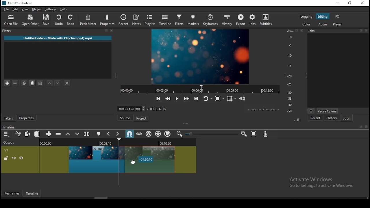  Describe the element at coordinates (338, 31) in the screenshot. I see `Jobs` at that location.